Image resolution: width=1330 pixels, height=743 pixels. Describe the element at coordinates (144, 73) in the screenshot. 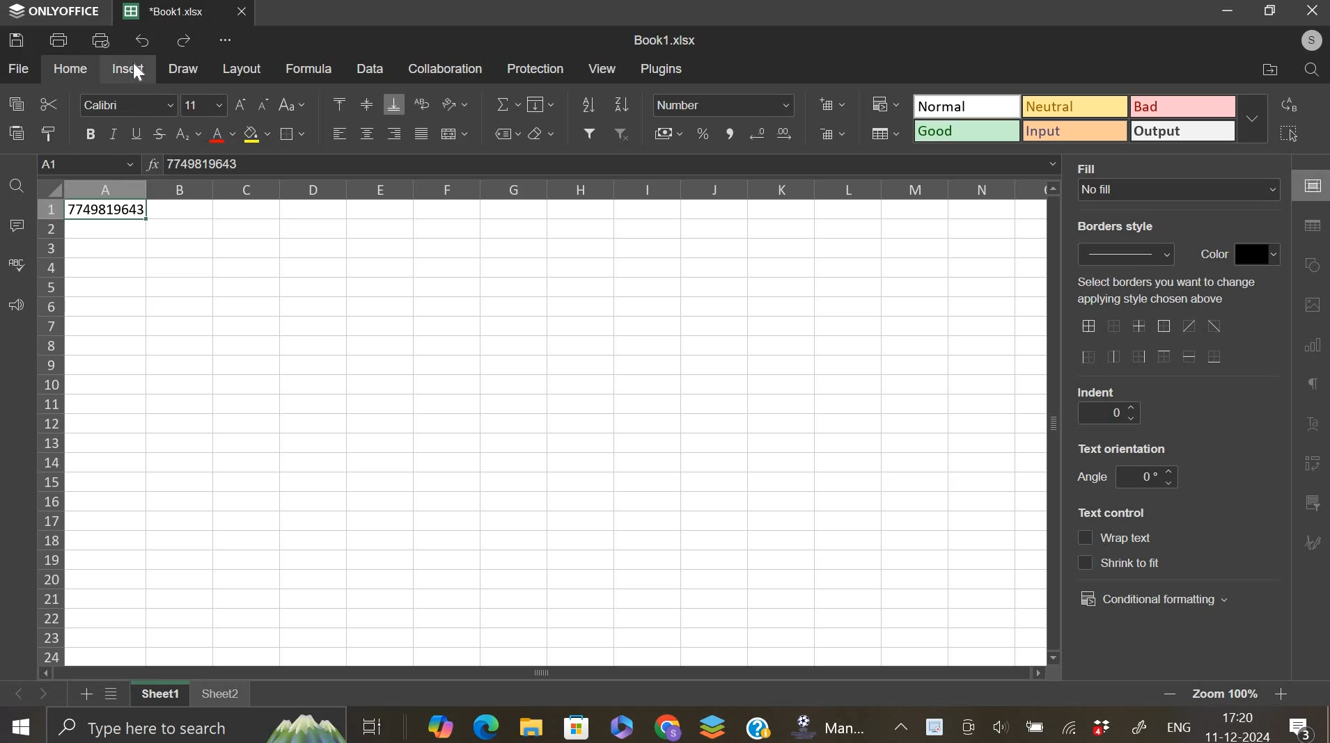

I see `cursor` at that location.